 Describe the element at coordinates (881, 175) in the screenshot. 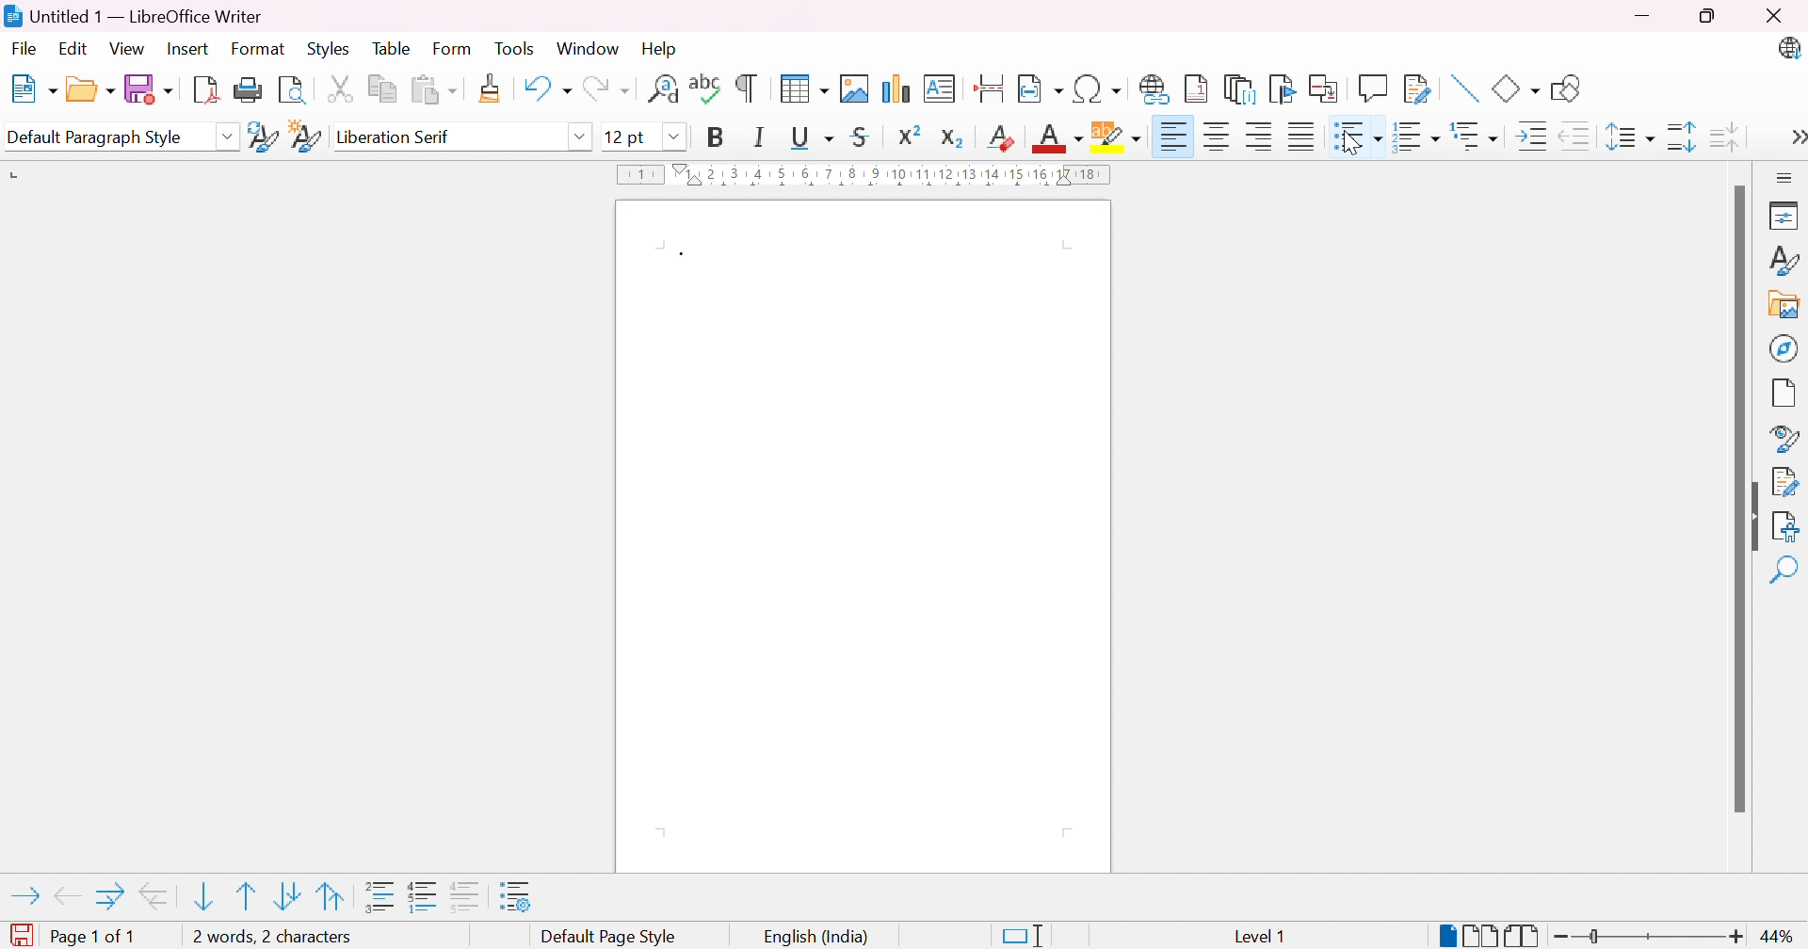

I see `Ruler` at that location.